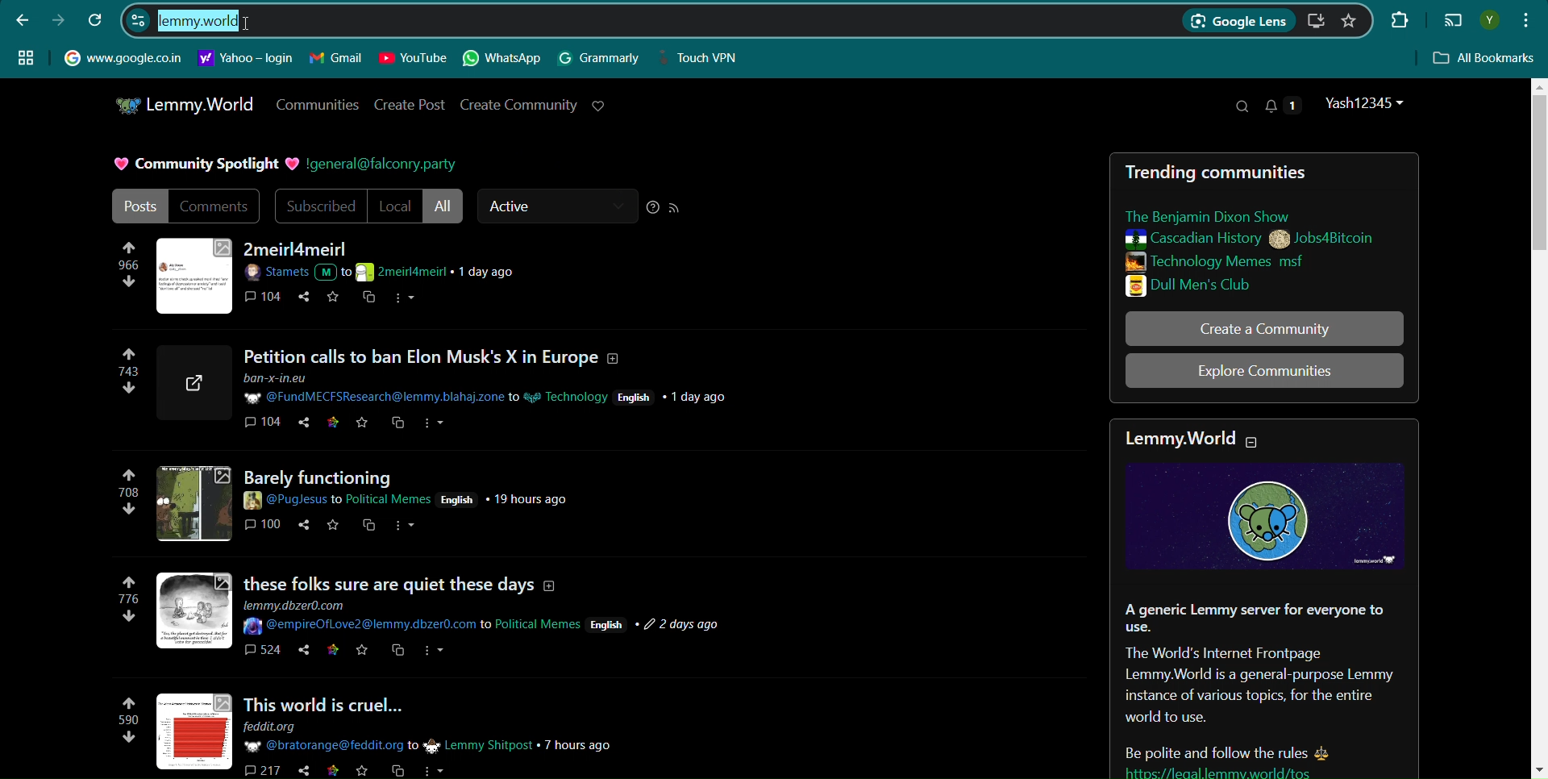 Image resolution: width=1548 pixels, height=779 pixels. Describe the element at coordinates (1489, 20) in the screenshot. I see `Profile` at that location.